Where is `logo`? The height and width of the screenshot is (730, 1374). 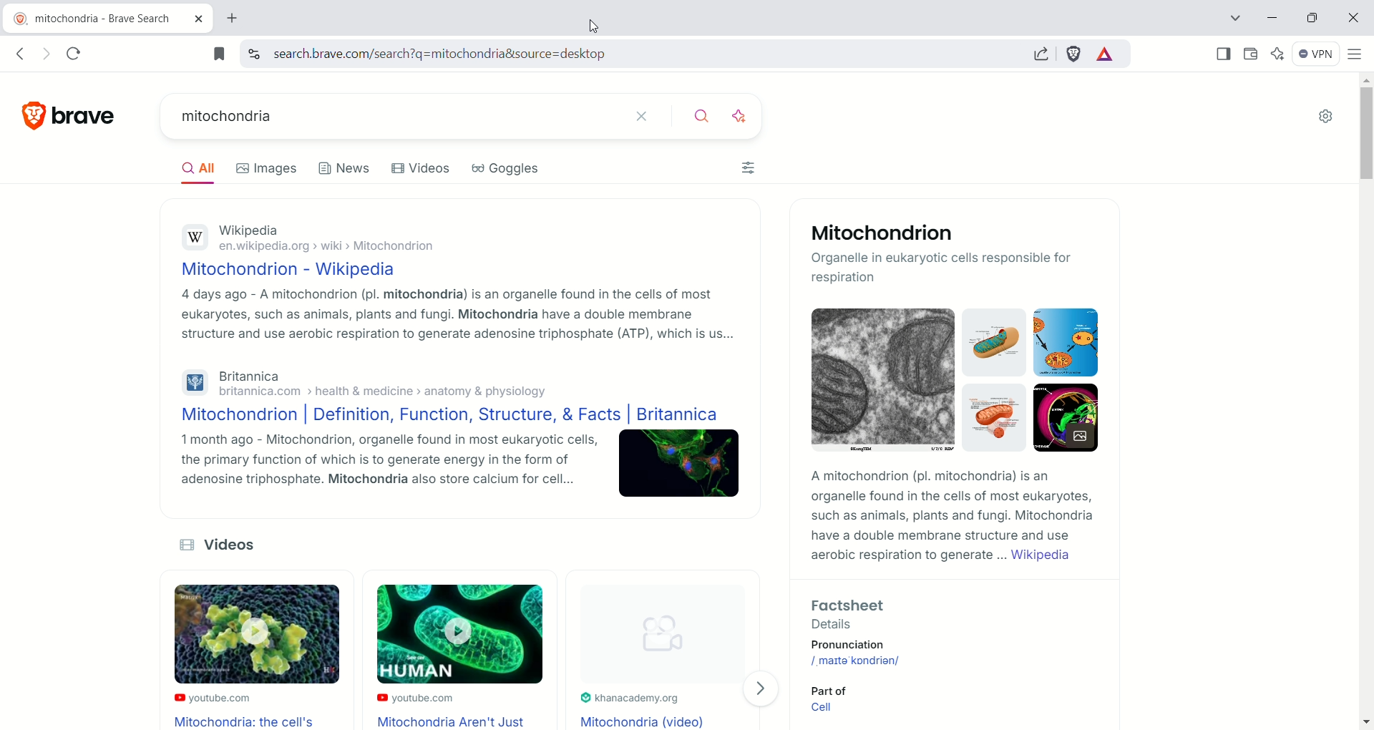
logo is located at coordinates (26, 116).